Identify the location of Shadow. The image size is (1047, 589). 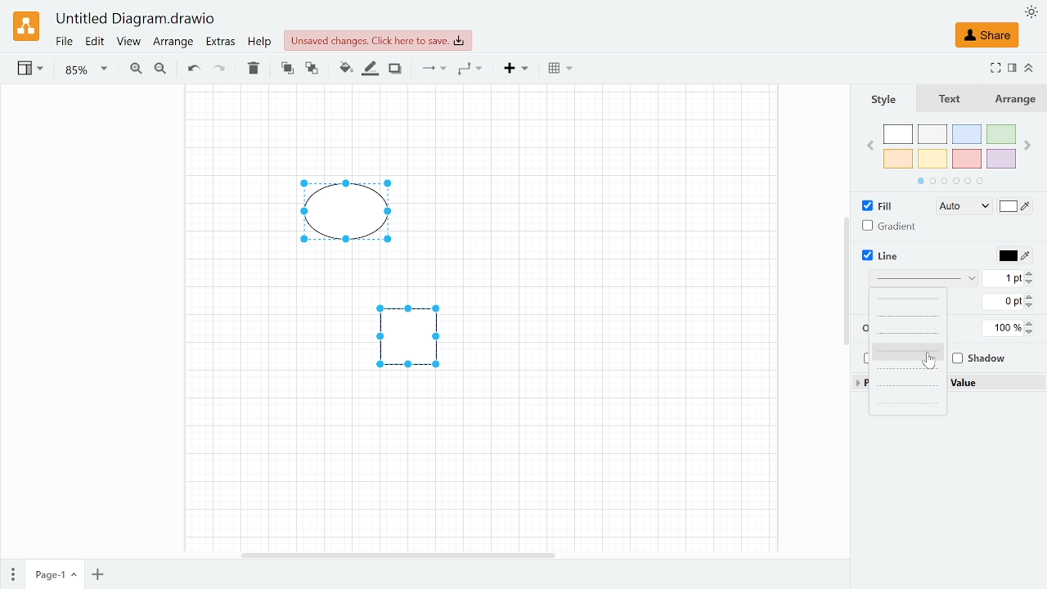
(977, 360).